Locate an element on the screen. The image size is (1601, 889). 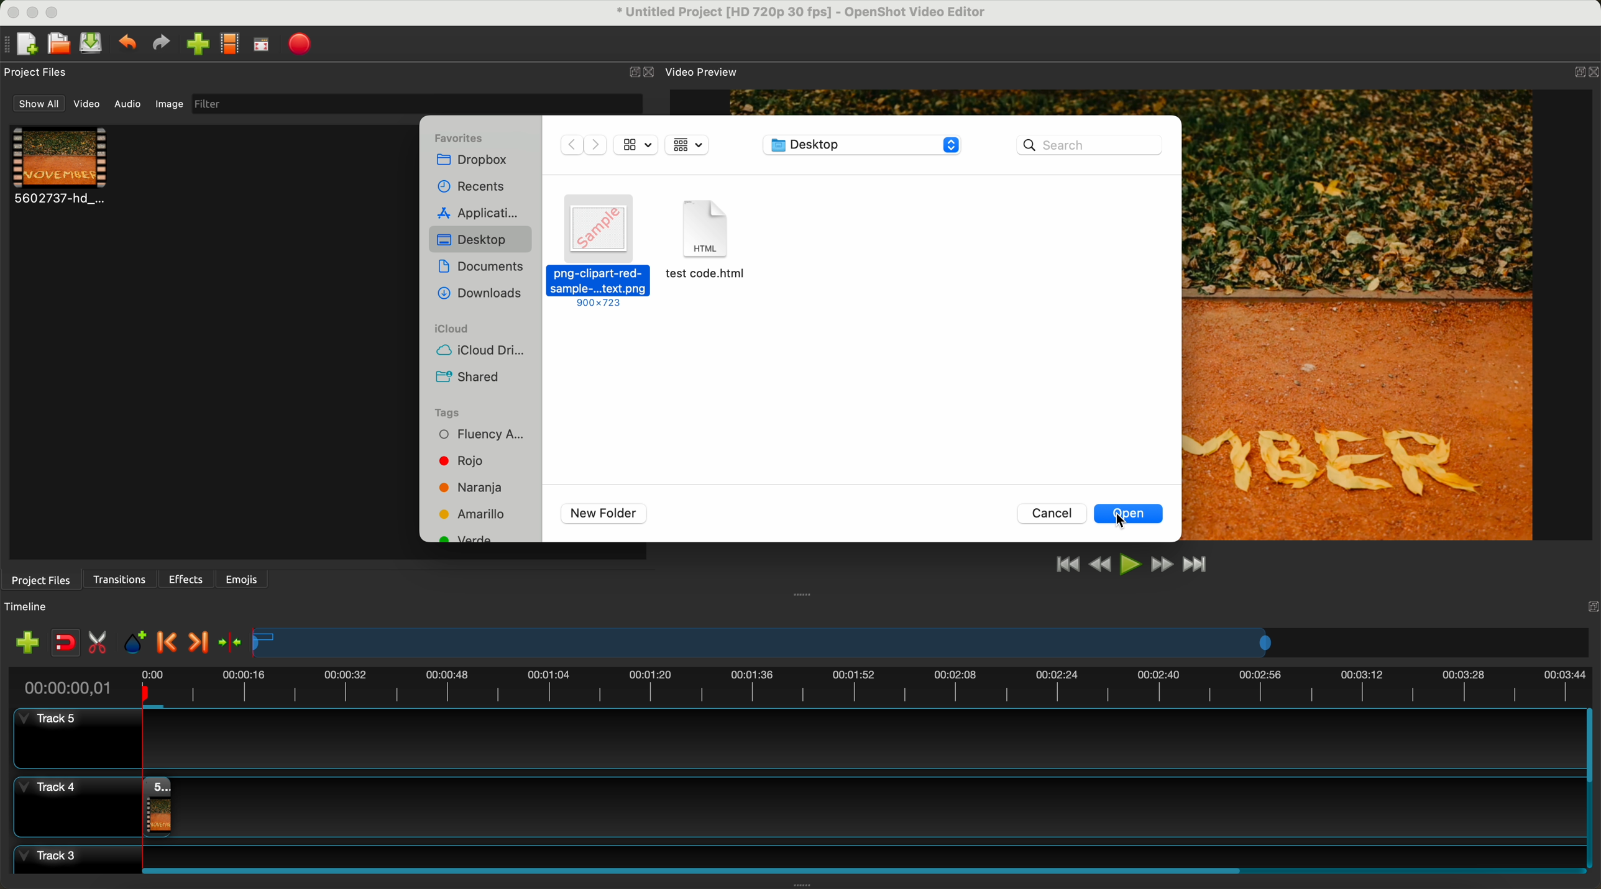
timeline is located at coordinates (922, 644).